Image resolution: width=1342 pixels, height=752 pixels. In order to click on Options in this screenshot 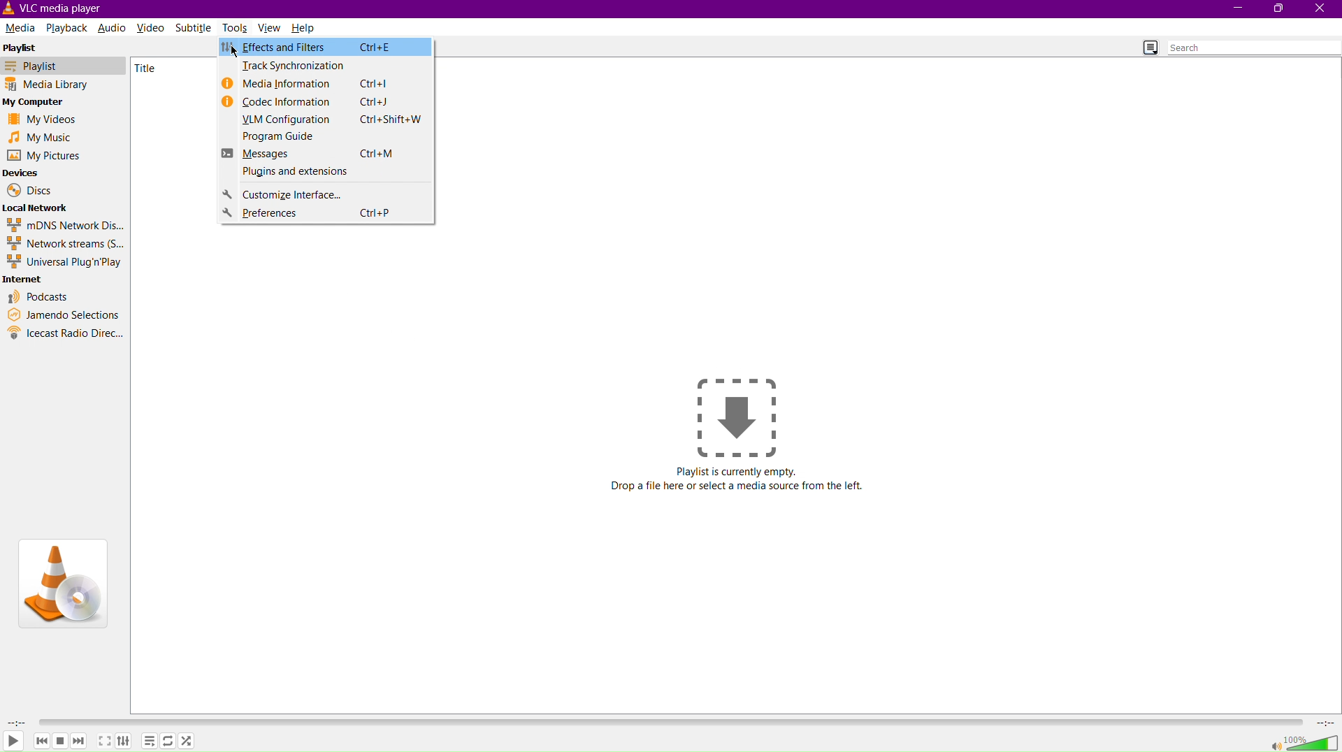, I will do `click(148, 740)`.